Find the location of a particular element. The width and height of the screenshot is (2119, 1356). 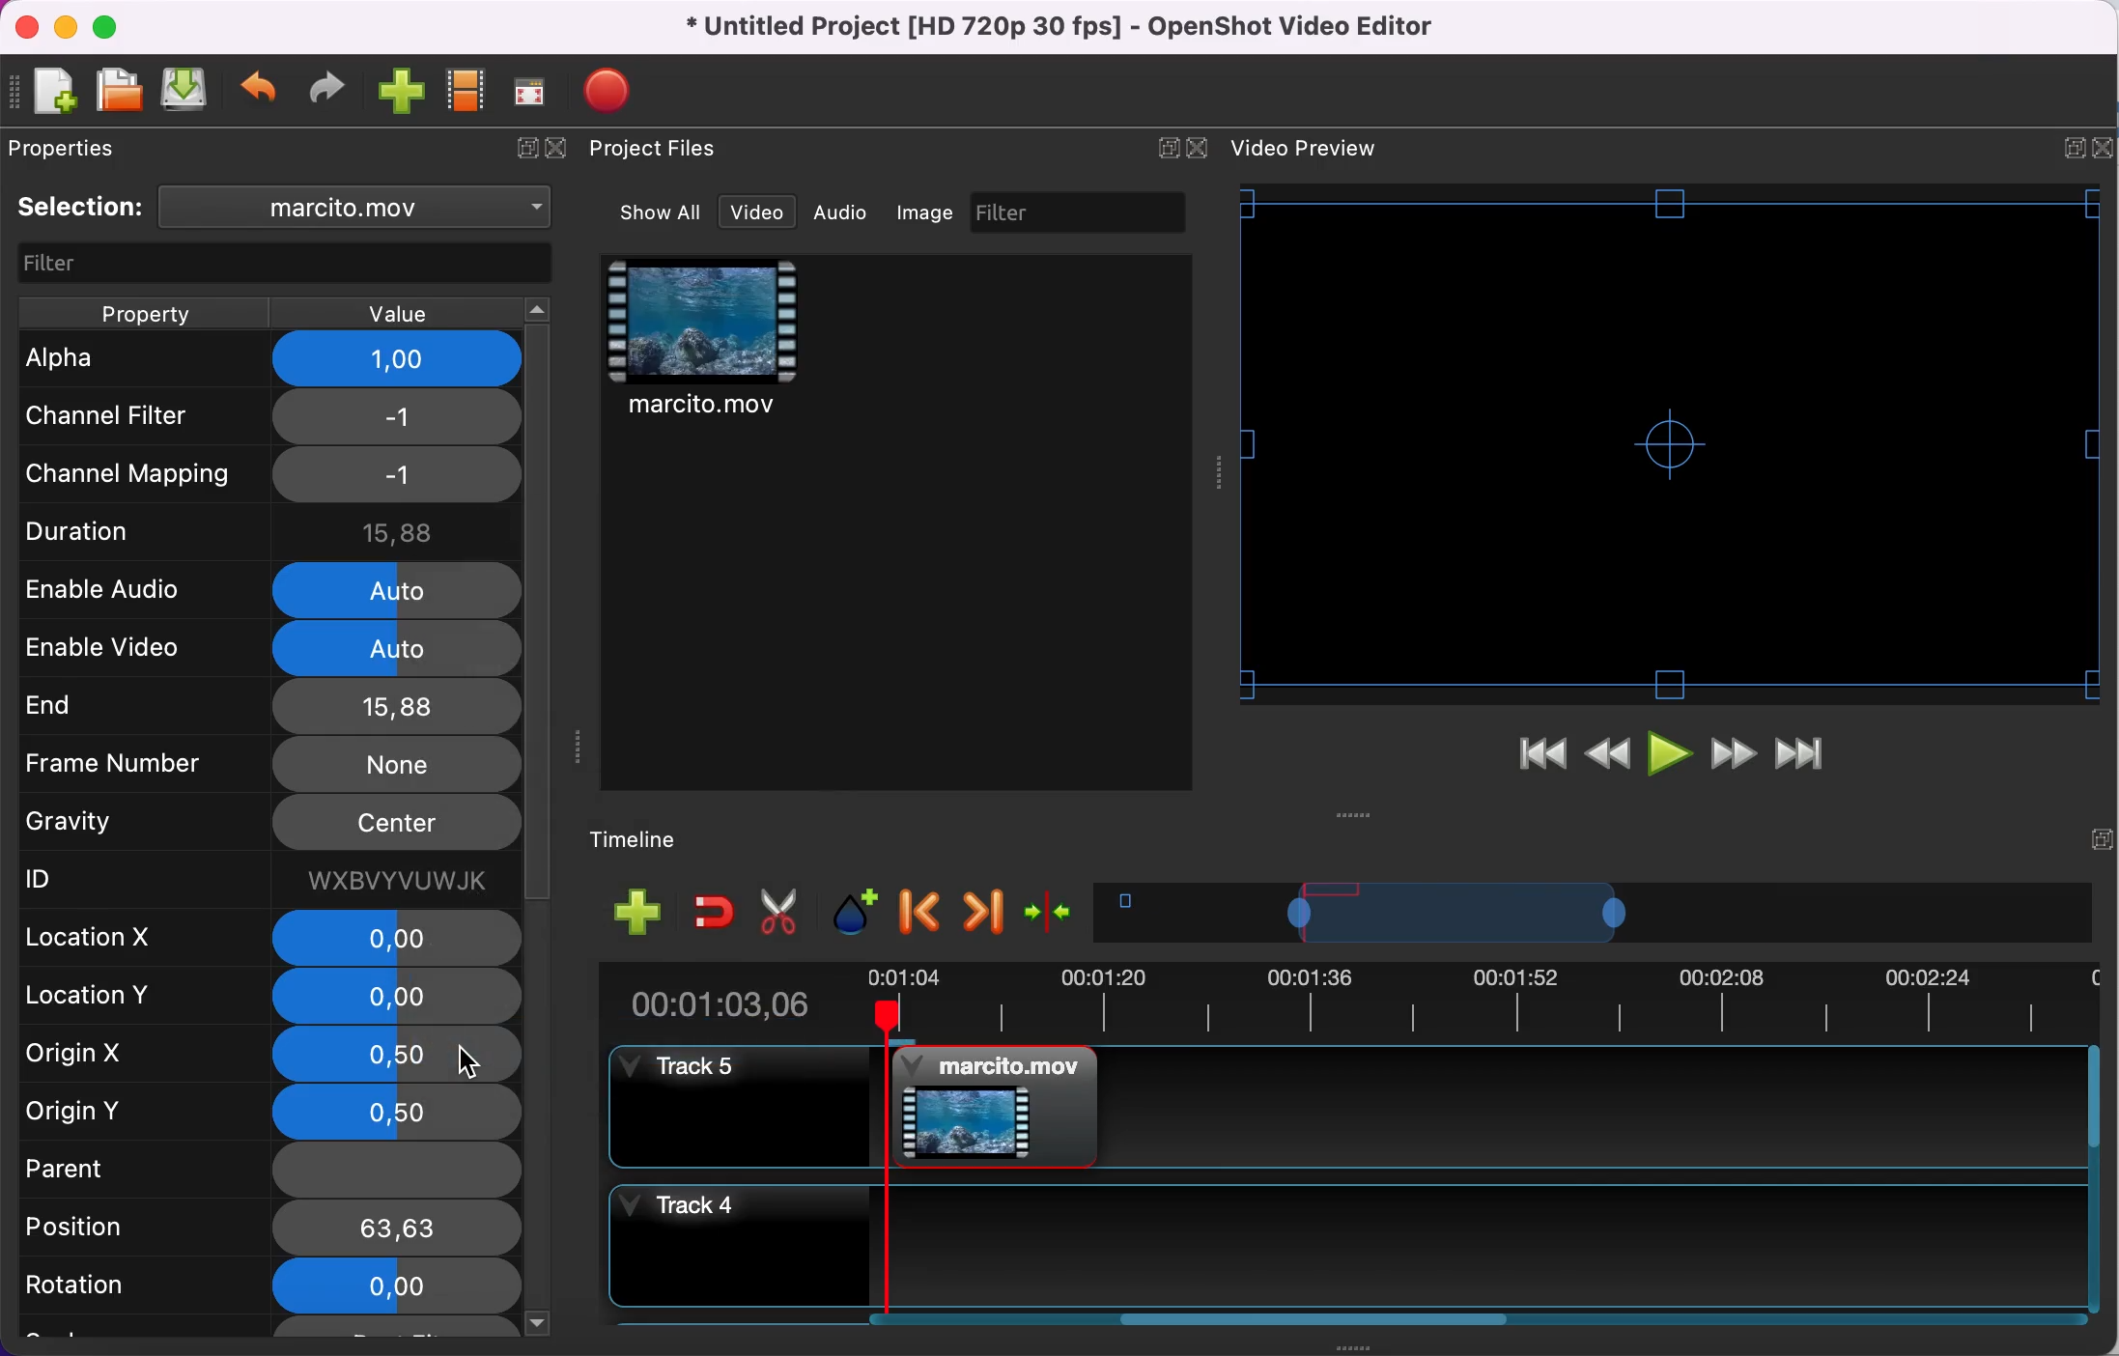

timeline is located at coordinates (1594, 912).